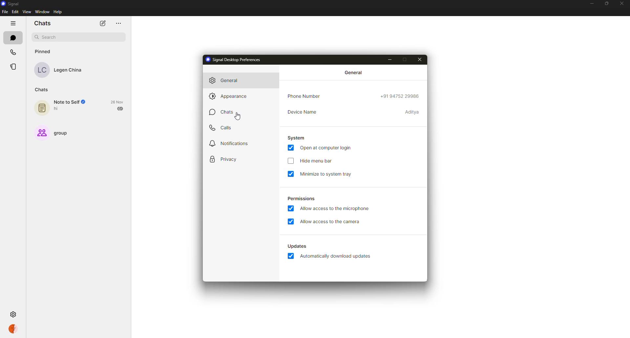 This screenshot has width=630, height=338. I want to click on minimize, so click(392, 60).